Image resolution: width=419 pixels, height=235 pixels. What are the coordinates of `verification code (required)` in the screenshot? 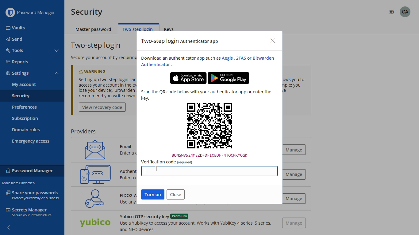 It's located at (167, 162).